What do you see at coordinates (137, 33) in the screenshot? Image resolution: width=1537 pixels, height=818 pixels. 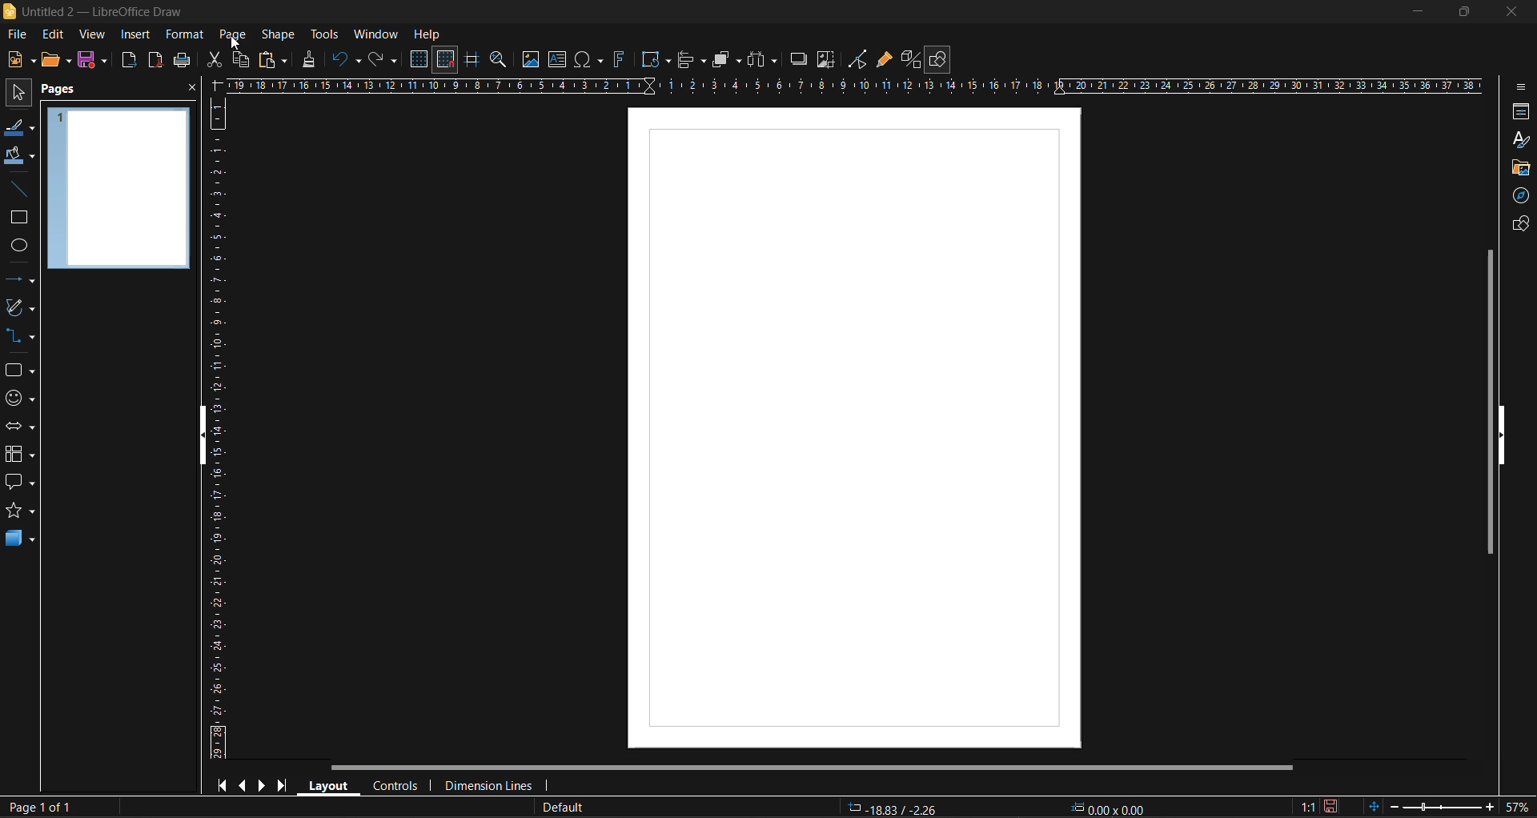 I see `insert` at bounding box center [137, 33].